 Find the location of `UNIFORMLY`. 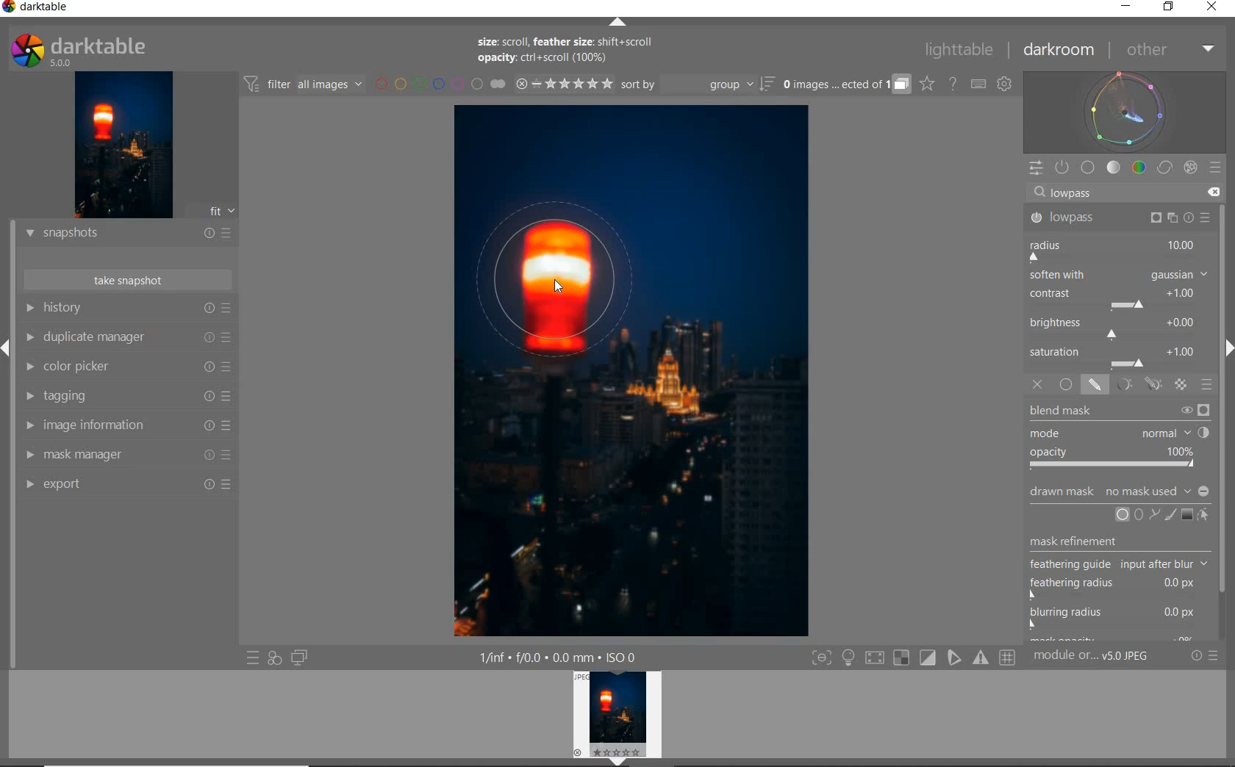

UNIFORMLY is located at coordinates (1067, 385).